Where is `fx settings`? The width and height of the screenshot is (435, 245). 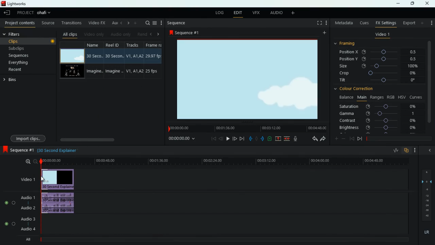
fx settings is located at coordinates (385, 23).